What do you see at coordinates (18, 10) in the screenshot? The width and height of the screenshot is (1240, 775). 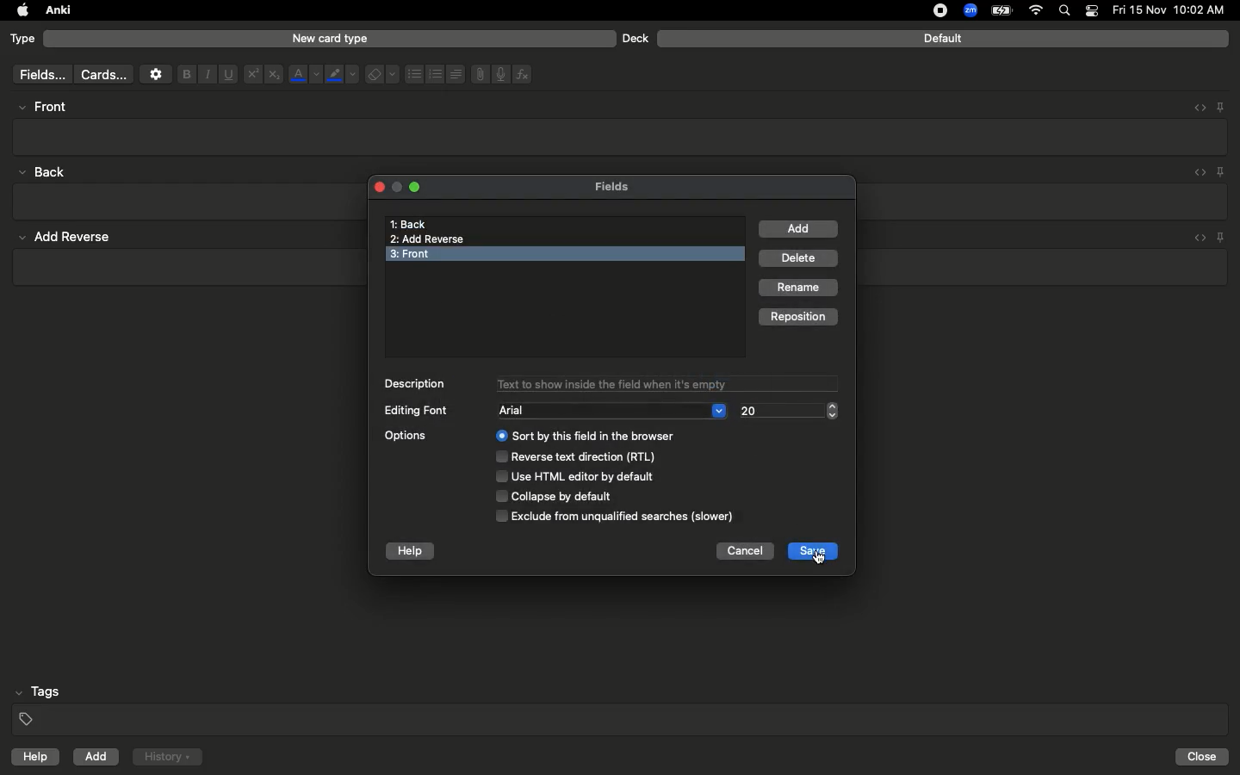 I see `apple logo` at bounding box center [18, 10].